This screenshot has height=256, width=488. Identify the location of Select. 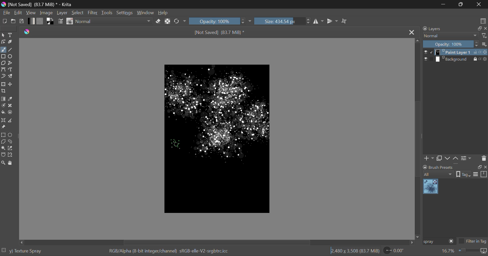
(3, 35).